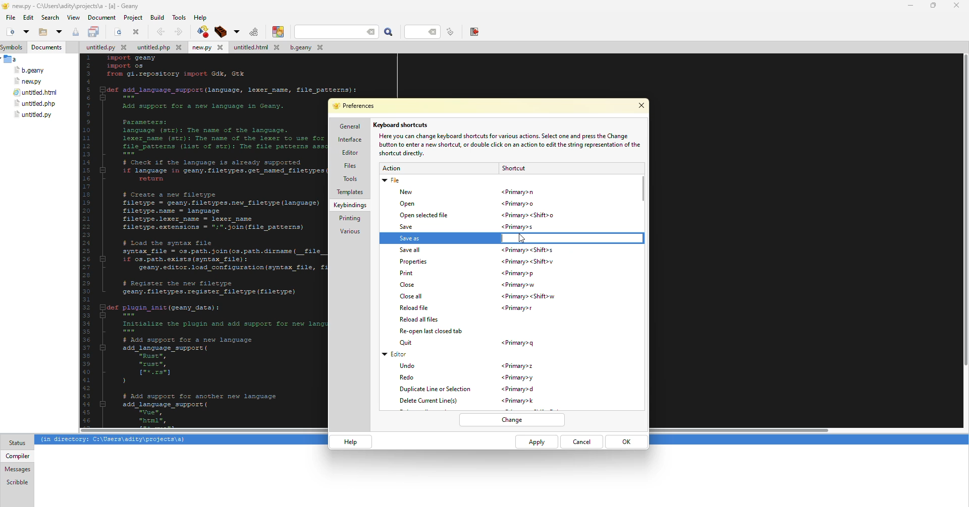 The image size is (969, 507). I want to click on open, so click(40, 33).